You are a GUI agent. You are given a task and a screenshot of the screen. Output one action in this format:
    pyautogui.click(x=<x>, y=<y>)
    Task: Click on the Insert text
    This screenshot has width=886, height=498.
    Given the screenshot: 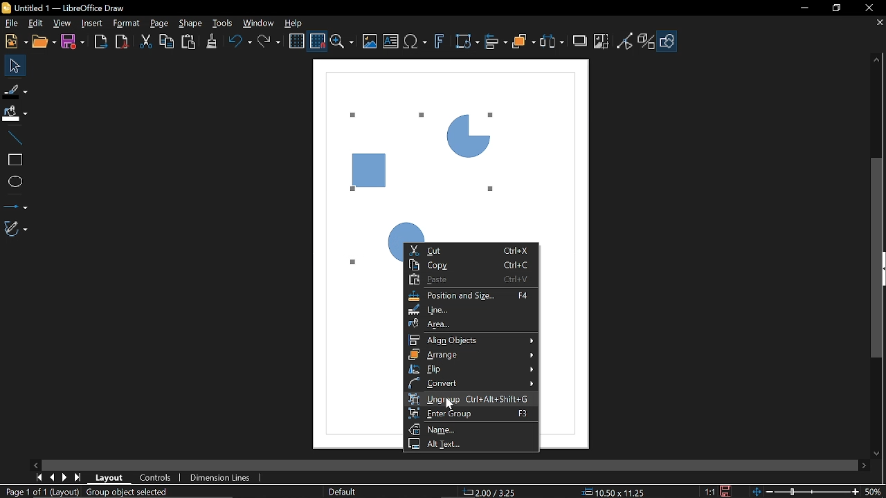 What is the action you would take?
    pyautogui.click(x=390, y=41)
    